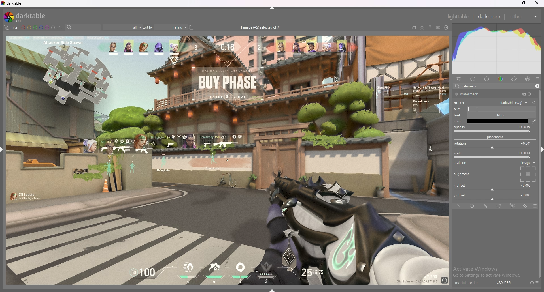 This screenshot has height=292, width=544. Describe the element at coordinates (462, 163) in the screenshot. I see `scale on` at that location.